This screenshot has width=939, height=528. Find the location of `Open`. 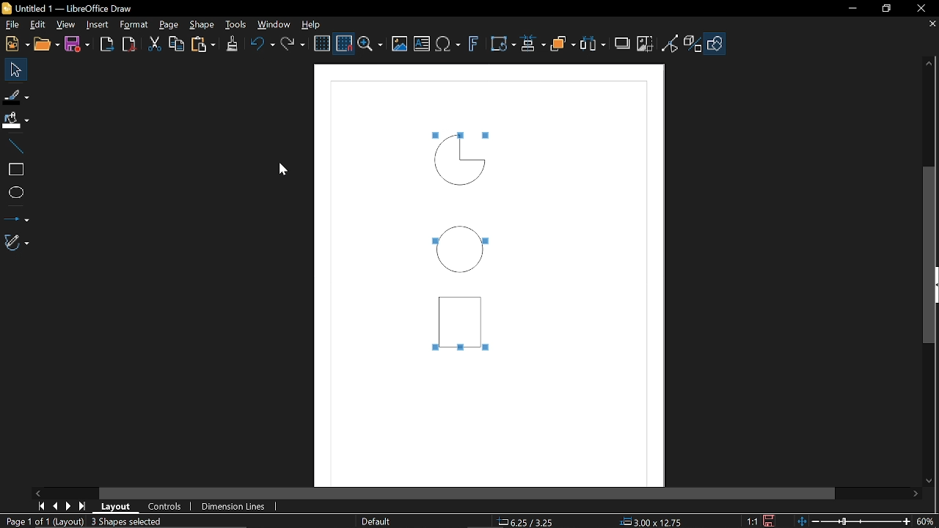

Open is located at coordinates (45, 45).